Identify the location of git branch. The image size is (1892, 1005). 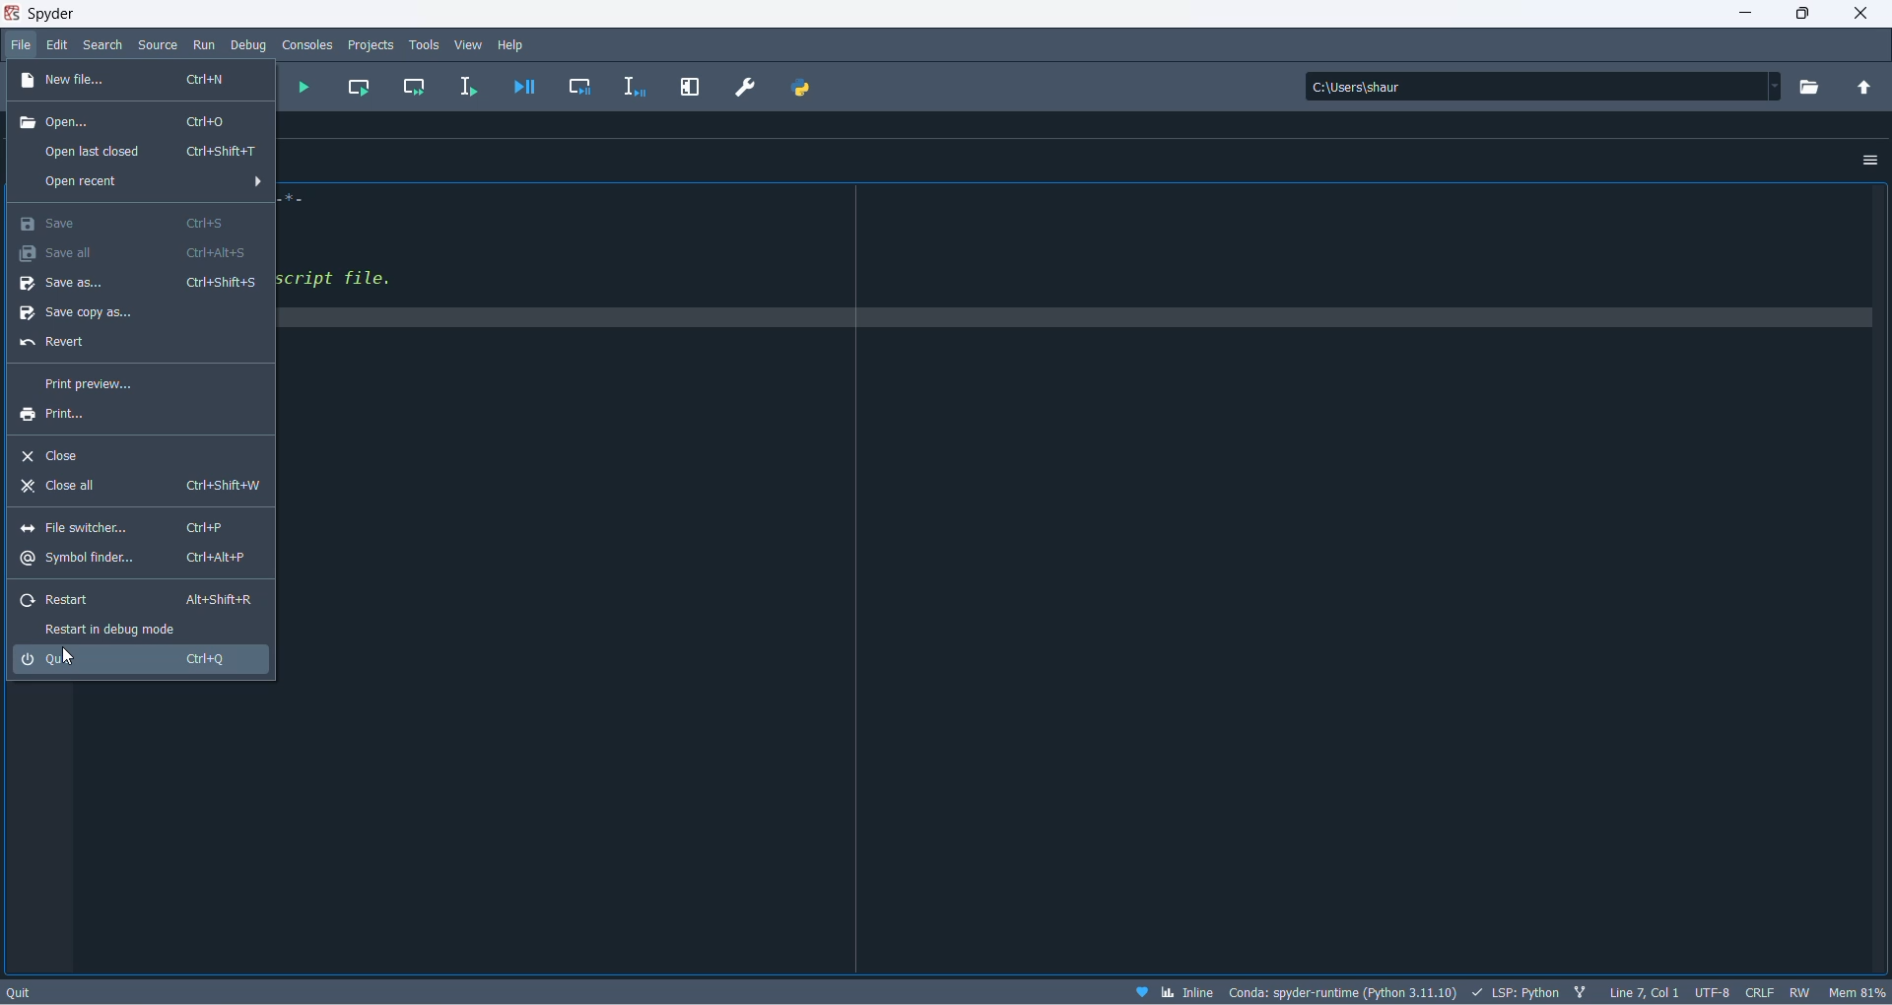
(1584, 989).